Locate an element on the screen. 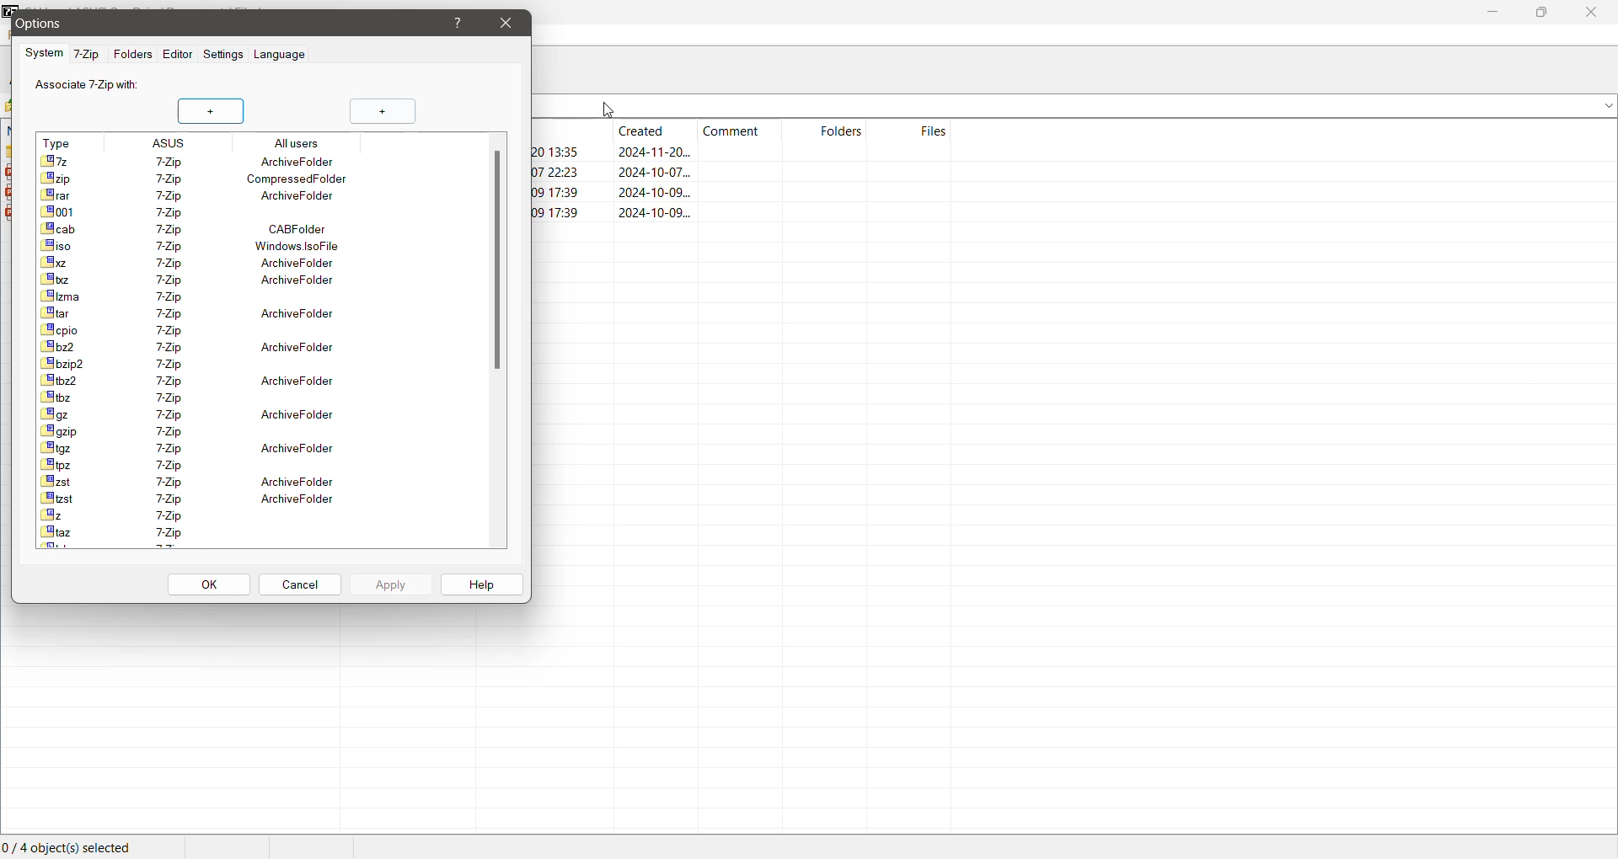 The width and height of the screenshot is (1618, 859). Close is located at coordinates (506, 23).